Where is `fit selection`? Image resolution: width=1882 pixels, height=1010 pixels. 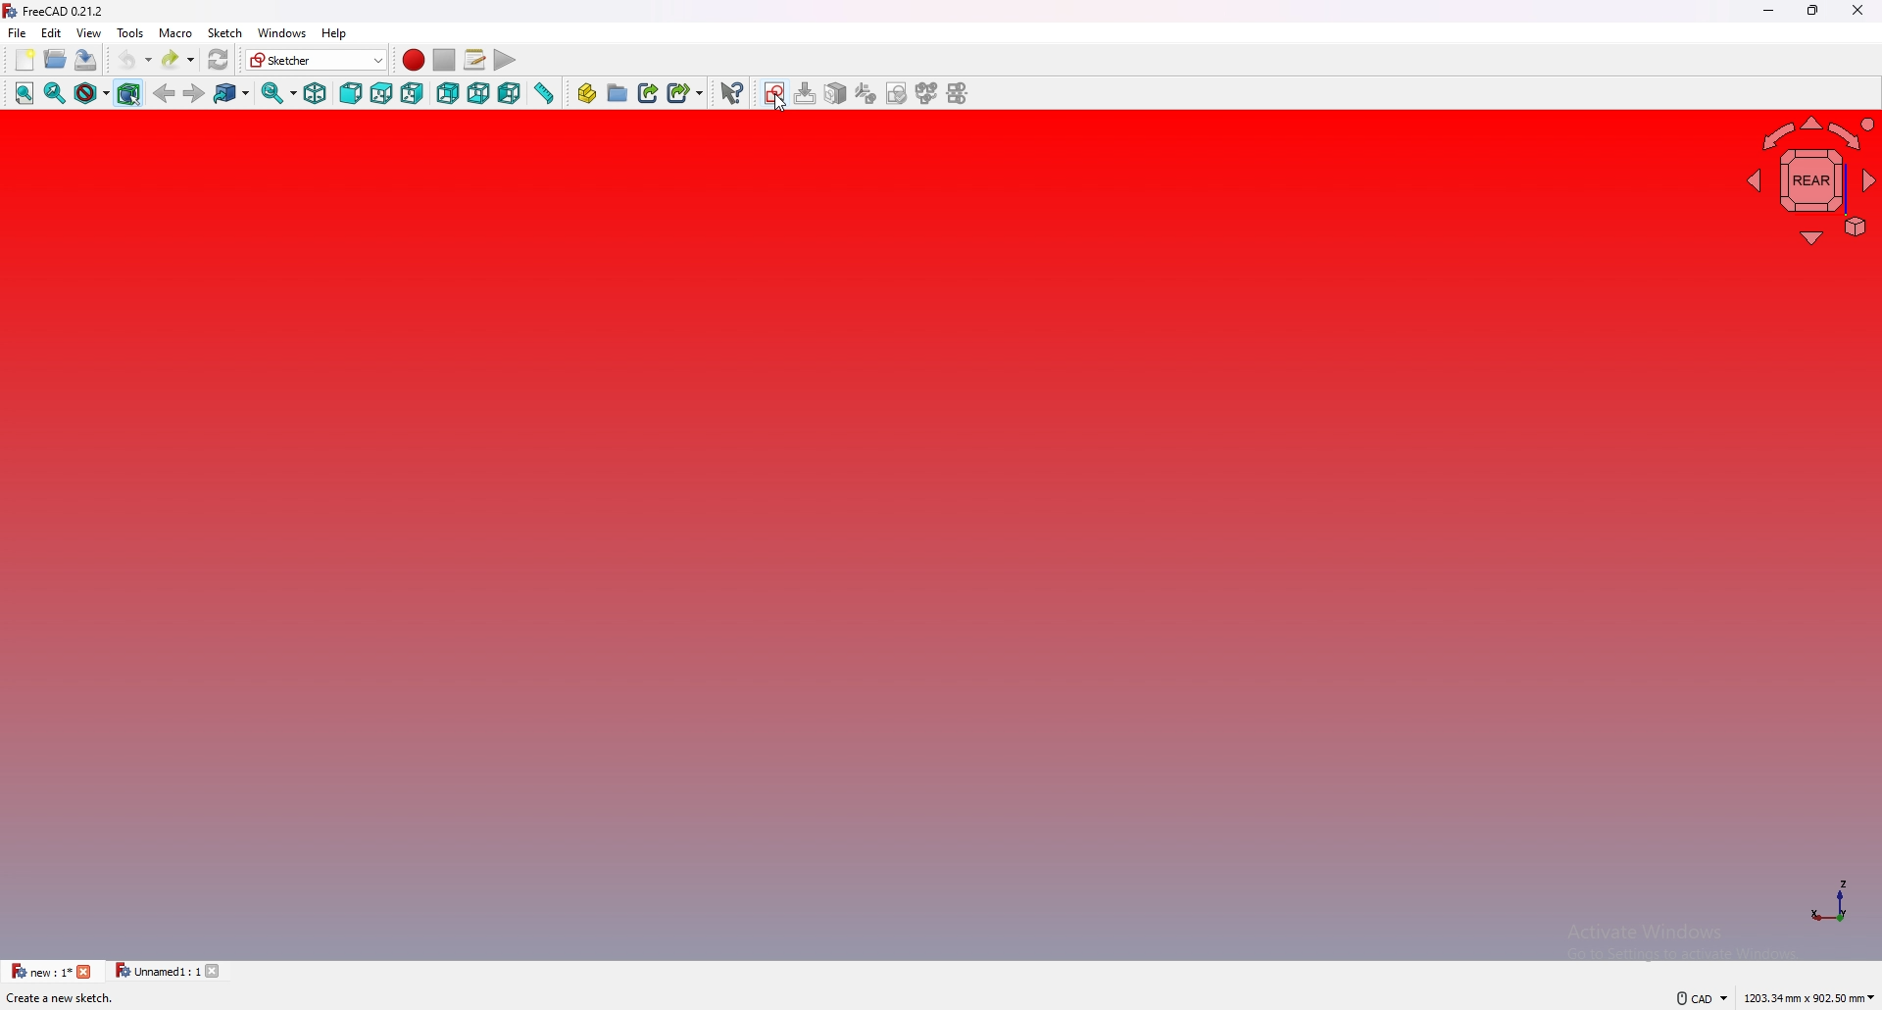 fit selection is located at coordinates (55, 92).